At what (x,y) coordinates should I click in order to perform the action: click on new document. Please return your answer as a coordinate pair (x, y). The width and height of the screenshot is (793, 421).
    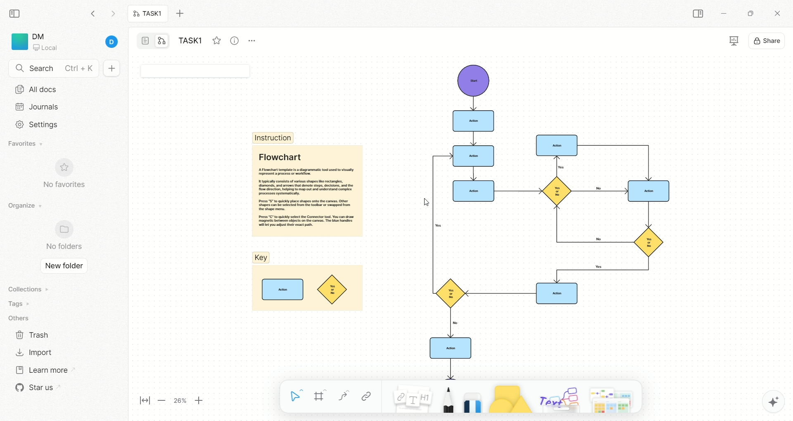
    Looking at the image, I should click on (110, 69).